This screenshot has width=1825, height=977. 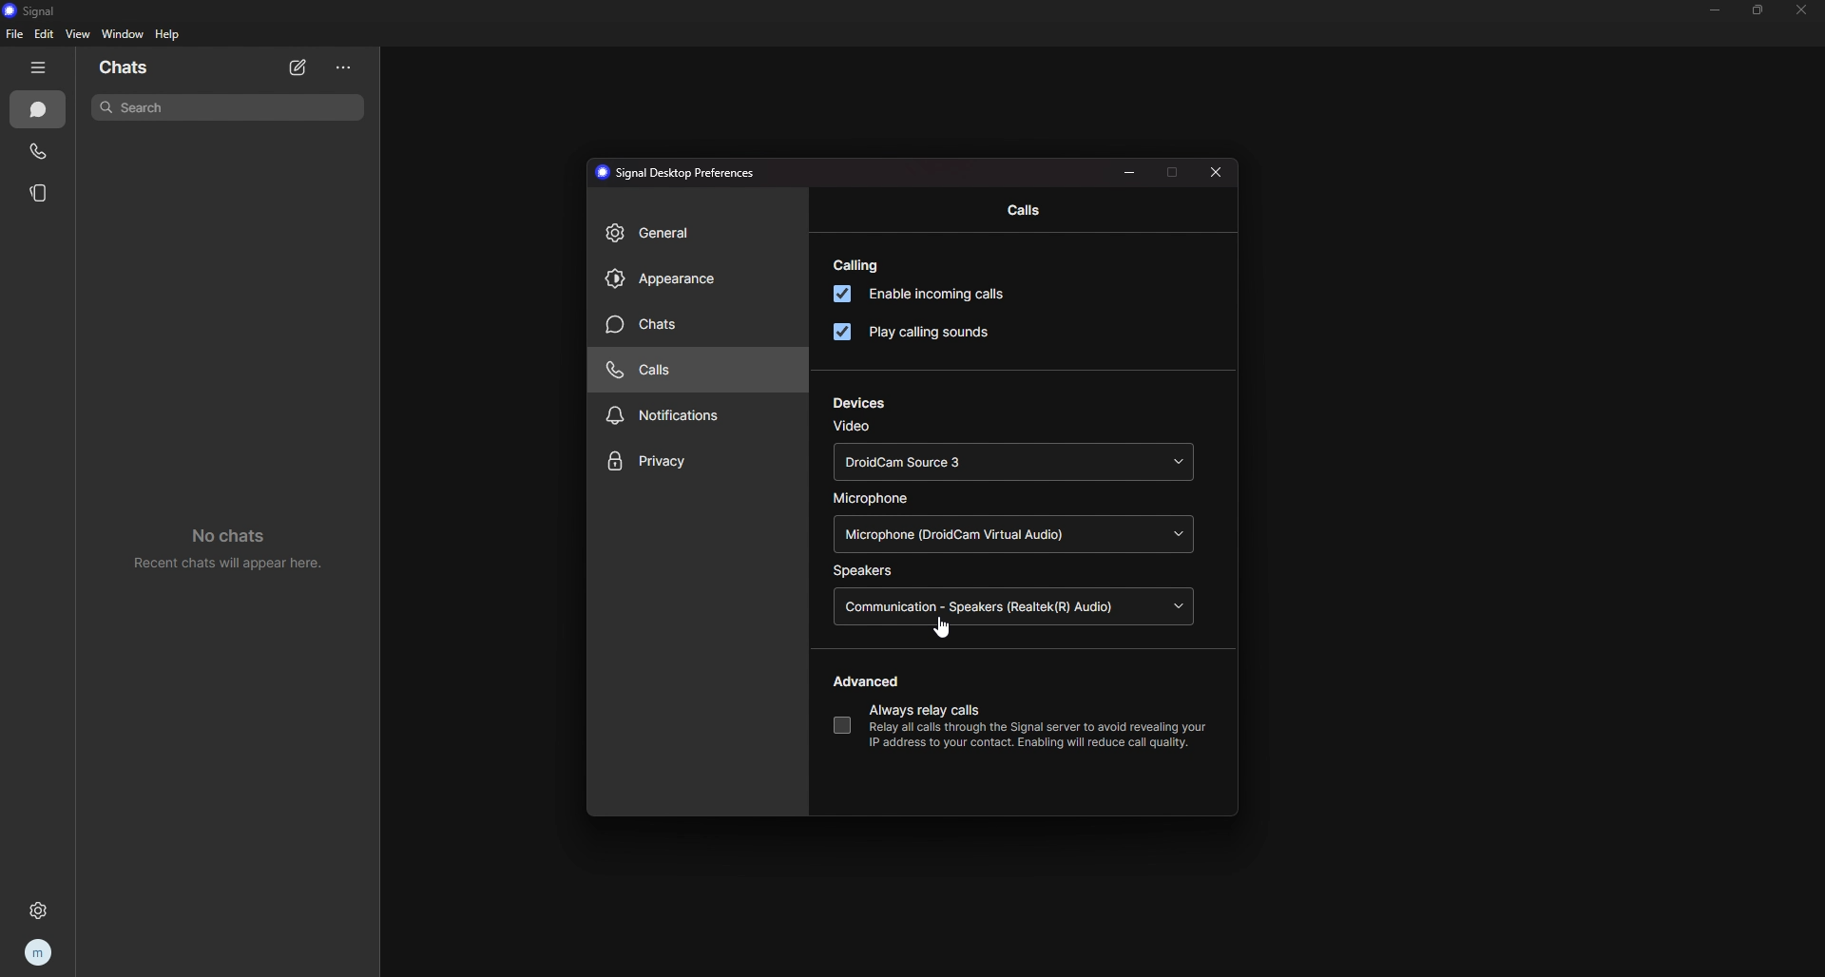 I want to click on microphone, so click(x=875, y=498).